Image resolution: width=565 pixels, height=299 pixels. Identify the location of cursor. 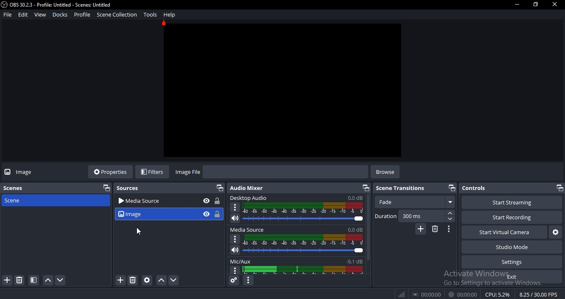
(139, 232).